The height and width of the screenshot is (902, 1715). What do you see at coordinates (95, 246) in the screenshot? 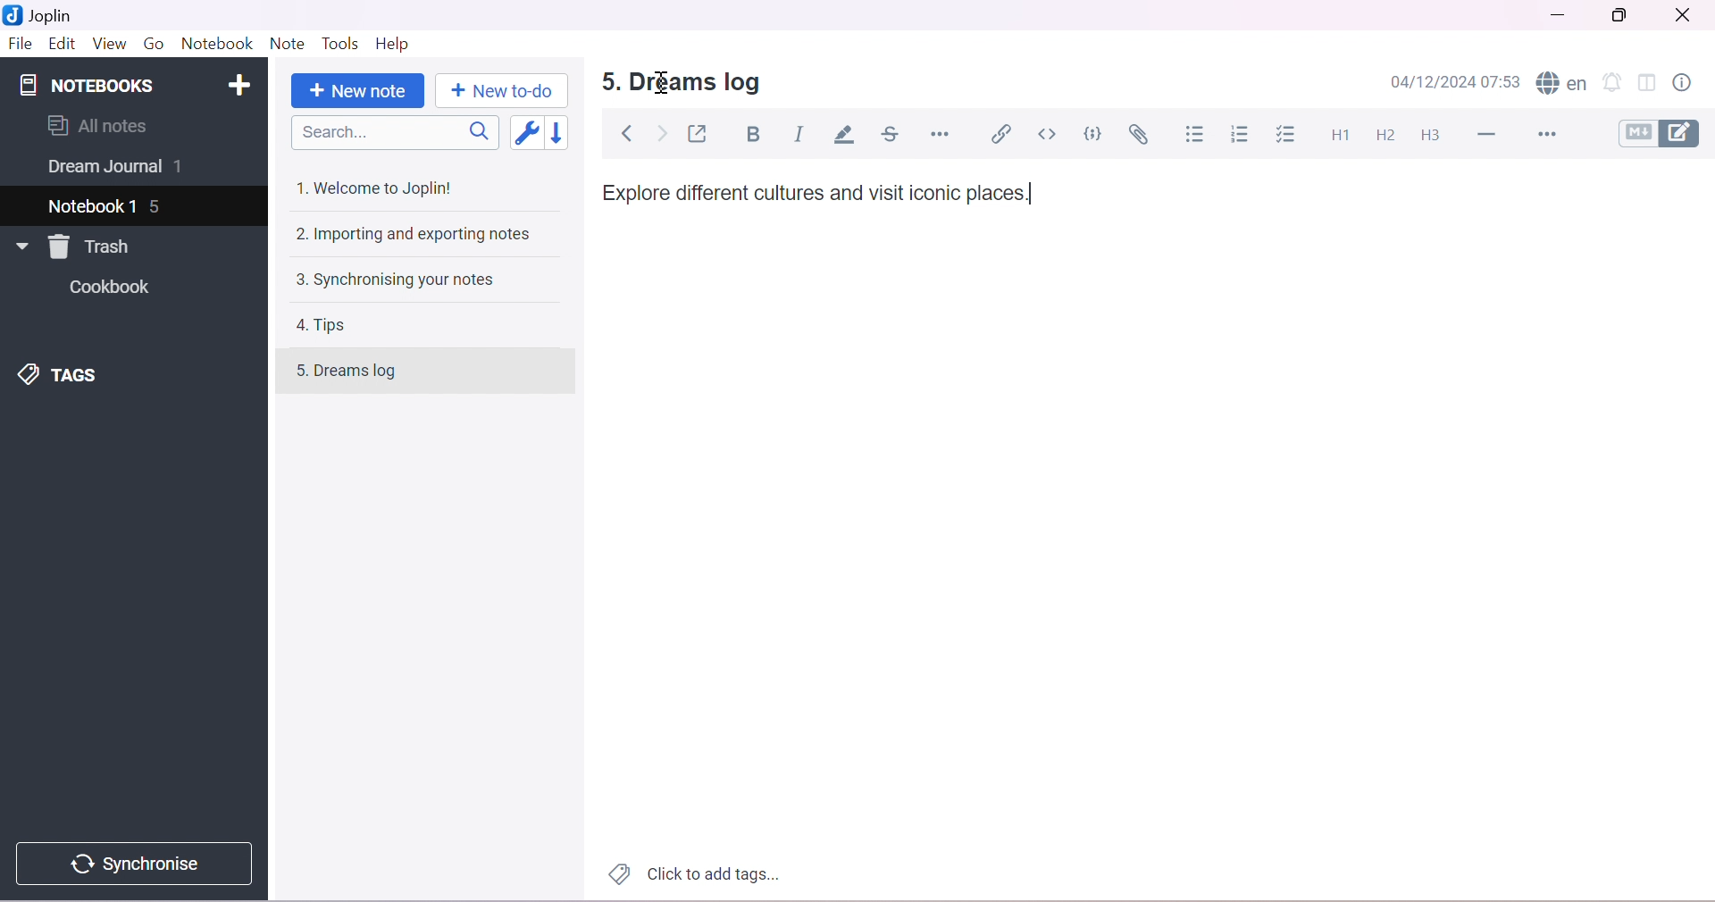
I see `Trash` at bounding box center [95, 246].